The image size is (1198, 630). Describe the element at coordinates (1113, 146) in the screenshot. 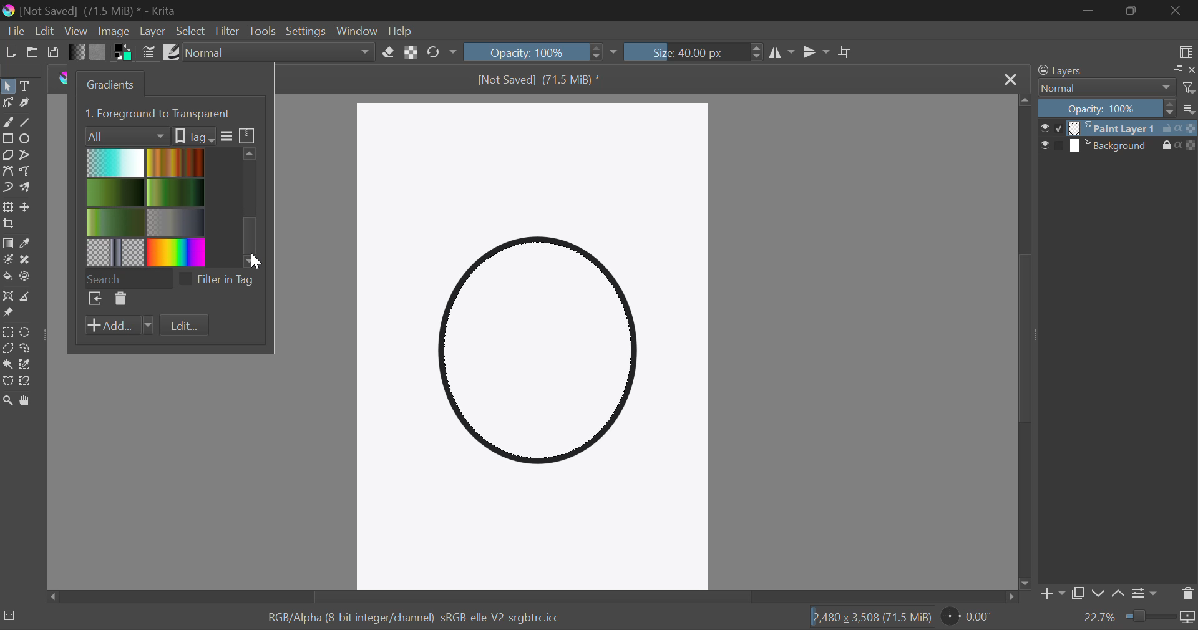

I see `layer 2` at that location.